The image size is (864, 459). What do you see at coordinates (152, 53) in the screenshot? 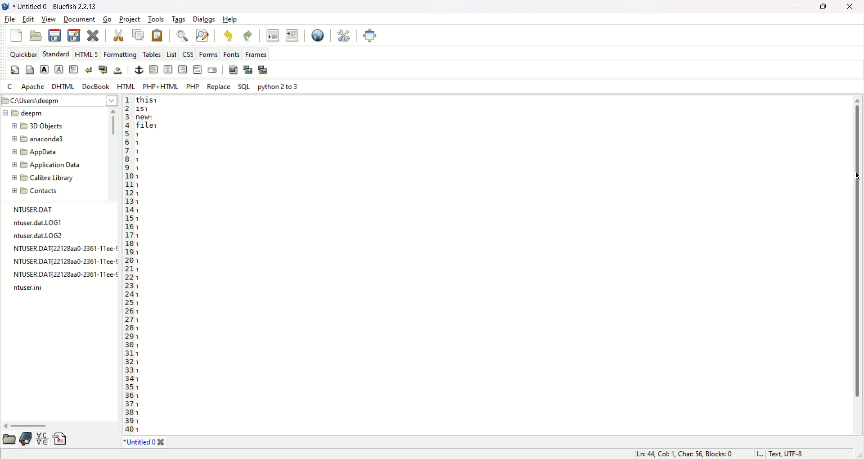
I see `Tables` at bounding box center [152, 53].